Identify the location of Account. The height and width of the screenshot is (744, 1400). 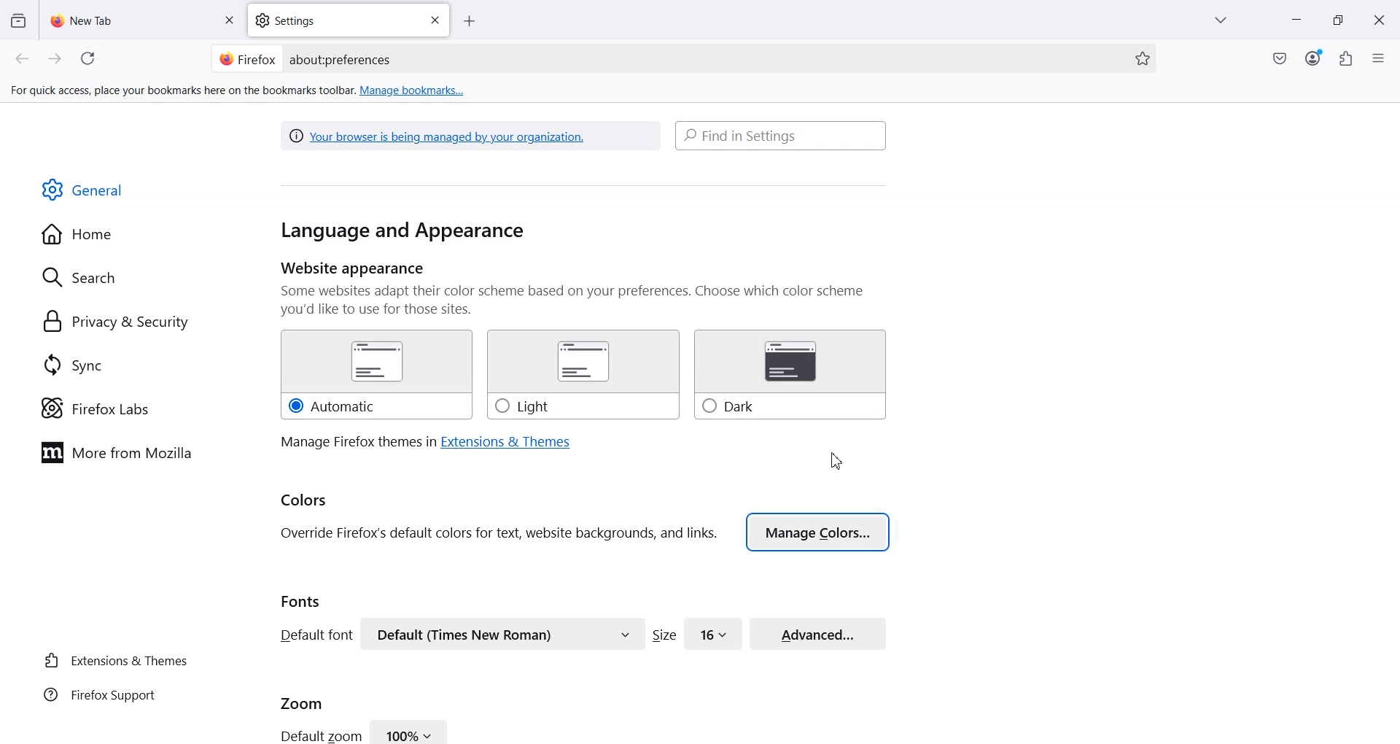
(1313, 58).